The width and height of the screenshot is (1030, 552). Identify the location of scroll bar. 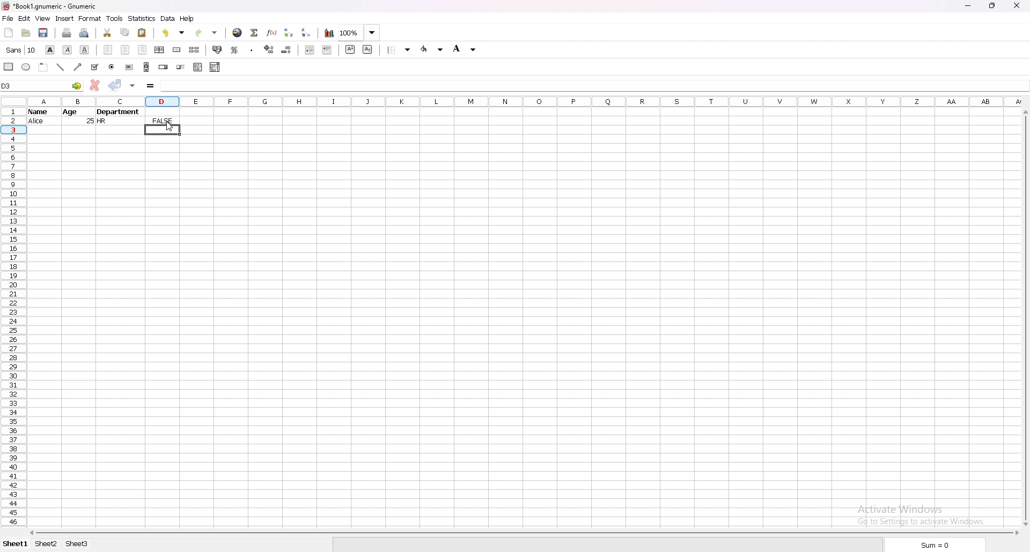
(525, 533).